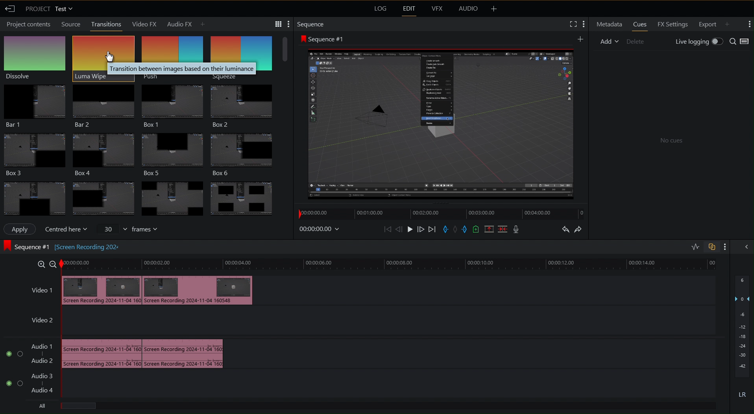 This screenshot has height=414, width=754. Describe the element at coordinates (172, 103) in the screenshot. I see `Box 1` at that location.